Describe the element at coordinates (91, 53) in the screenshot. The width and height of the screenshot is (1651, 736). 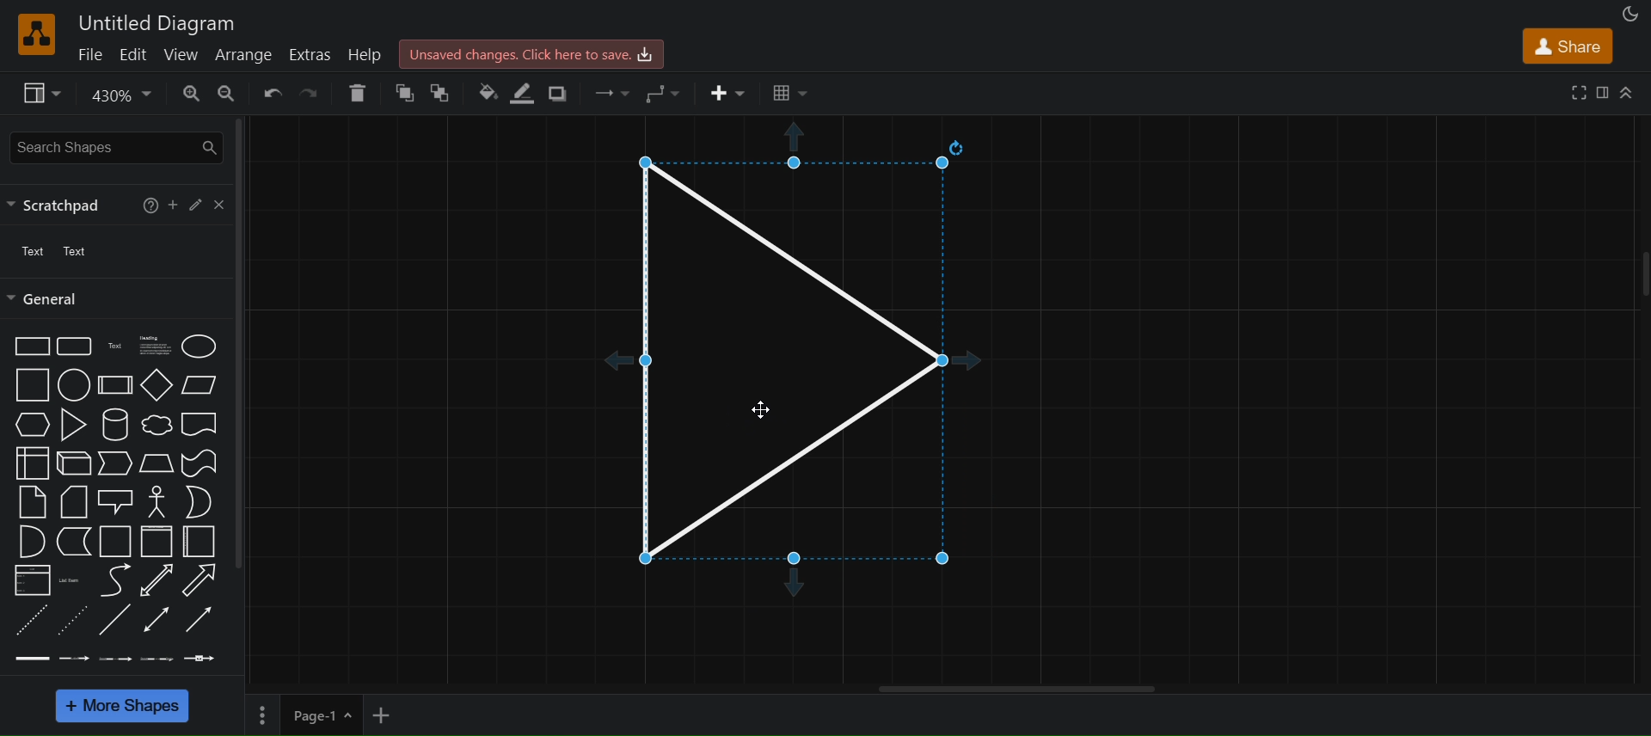
I see `file` at that location.